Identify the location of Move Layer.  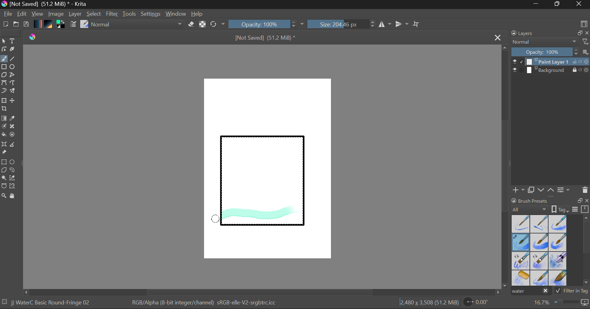
(13, 100).